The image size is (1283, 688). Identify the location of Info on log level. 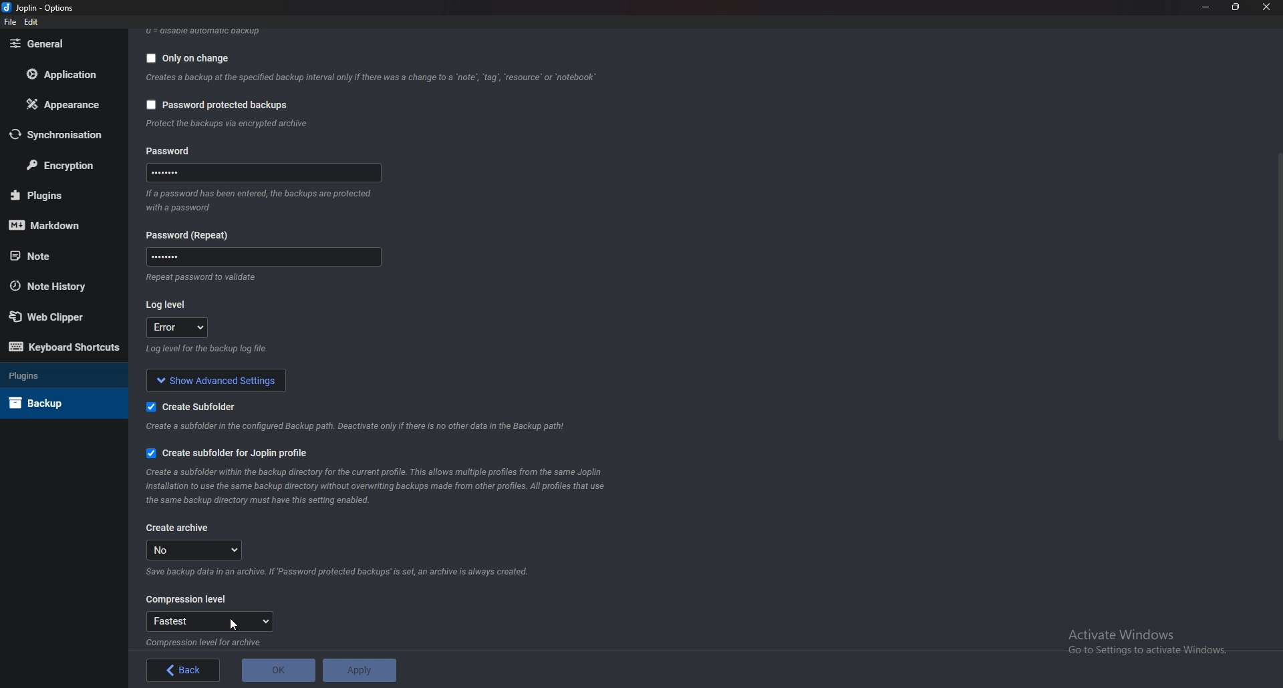
(205, 353).